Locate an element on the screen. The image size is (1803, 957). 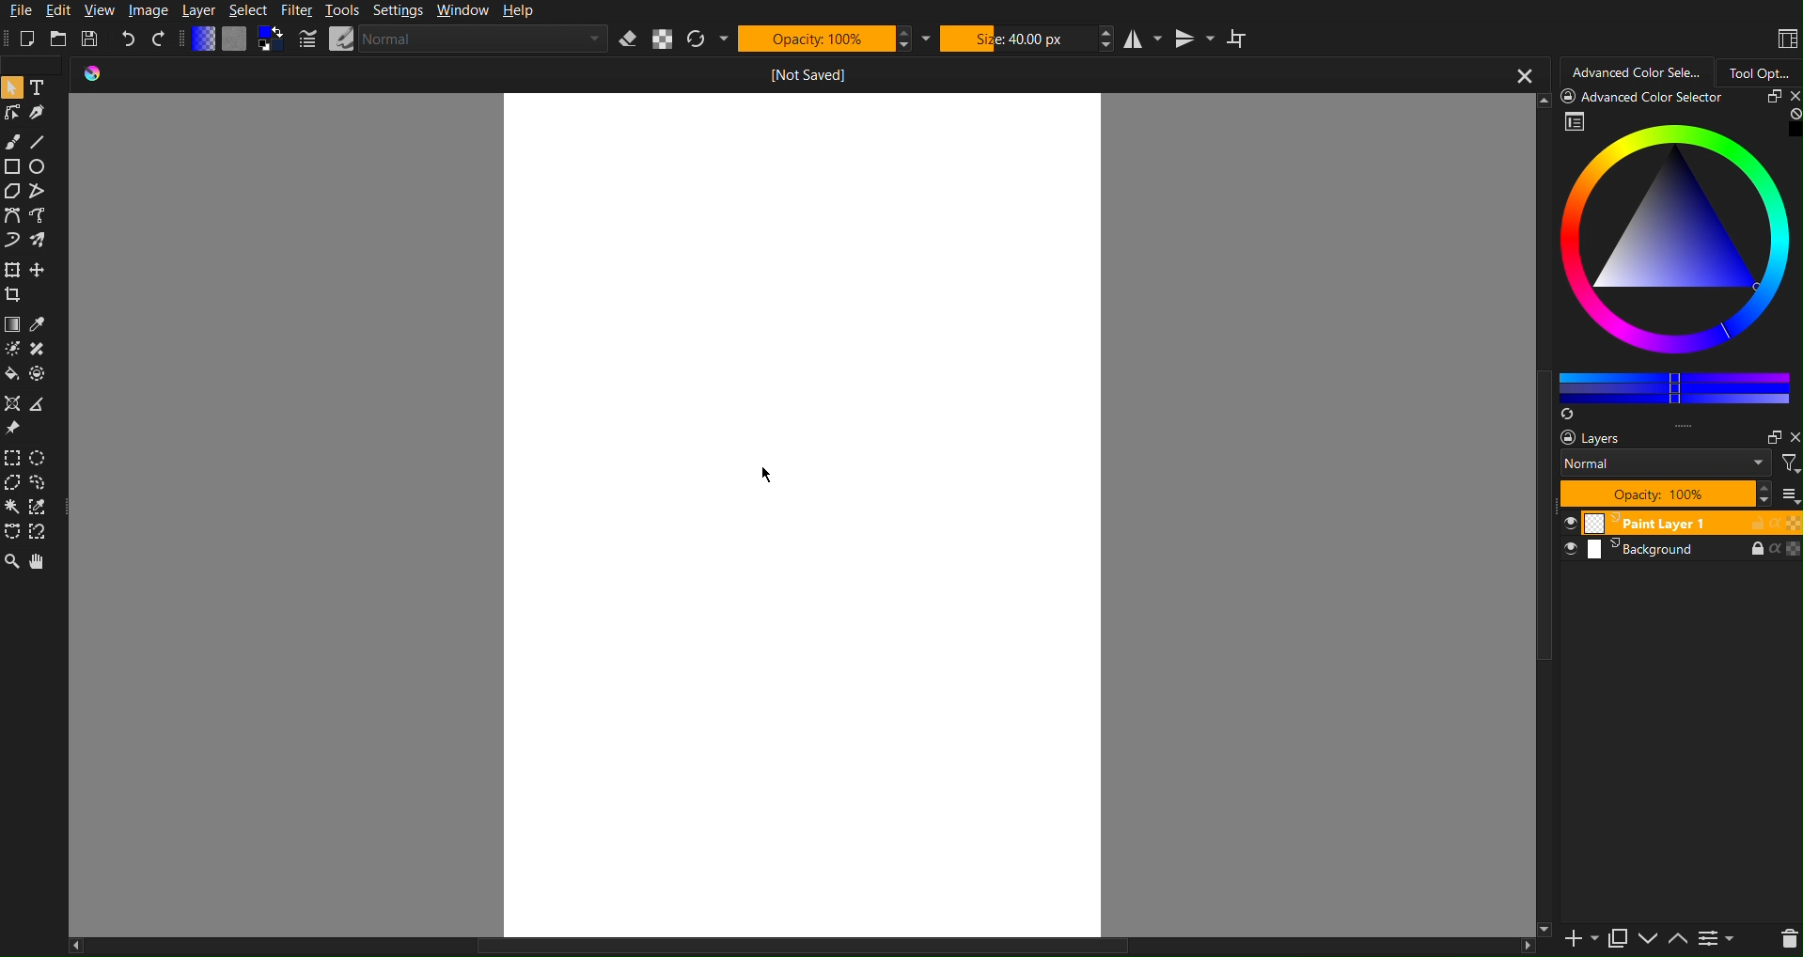
alpha is located at coordinates (1771, 550).